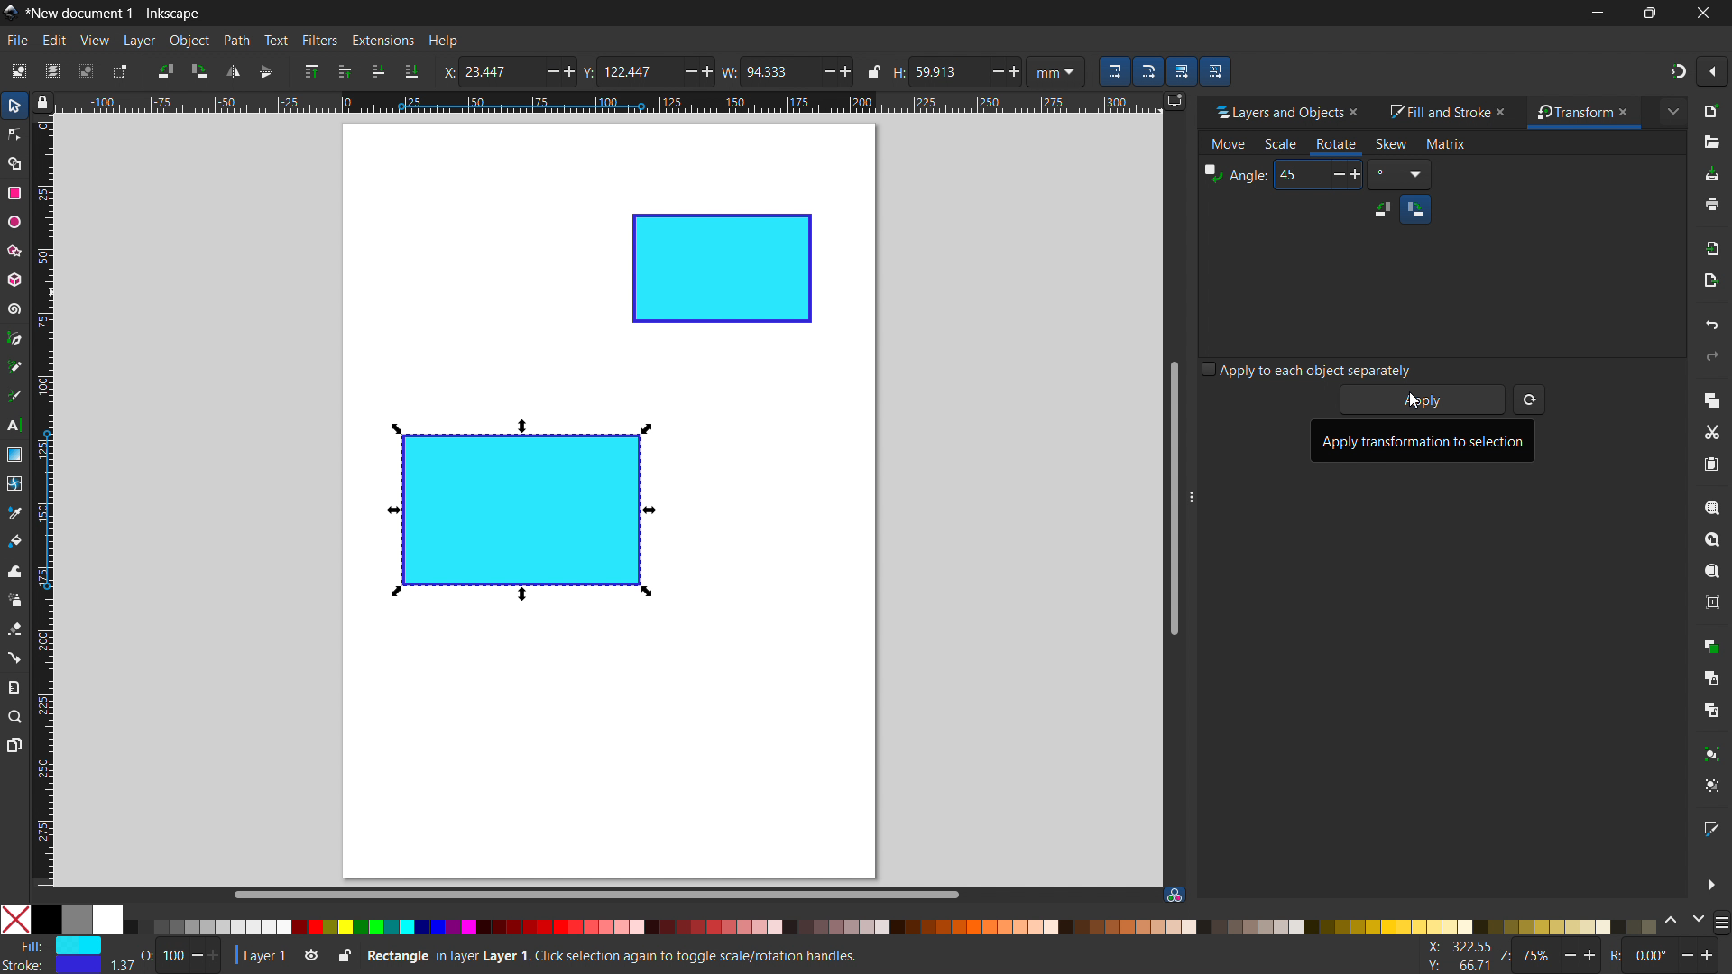 The width and height of the screenshot is (1732, 974). Describe the element at coordinates (232, 71) in the screenshot. I see `flip horizontal` at that location.